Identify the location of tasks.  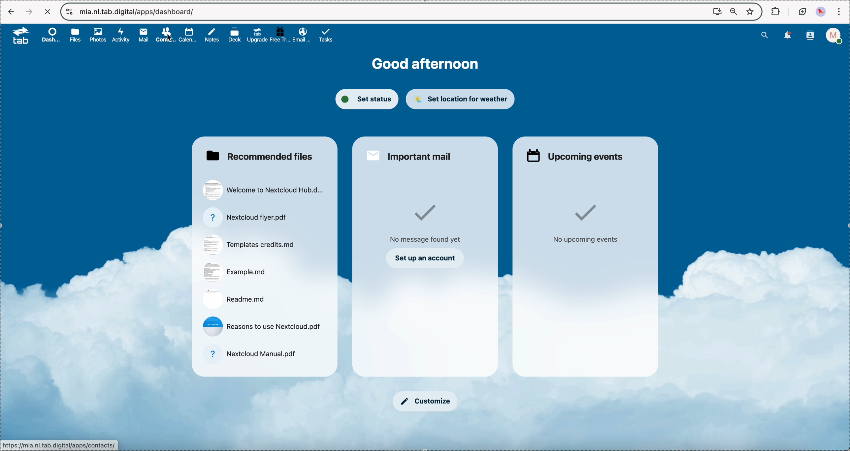
(328, 36).